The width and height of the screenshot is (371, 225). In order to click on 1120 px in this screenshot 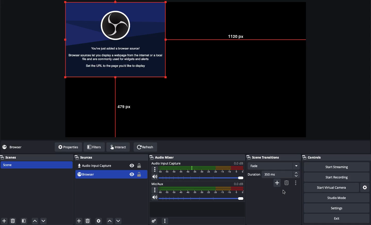, I will do `click(237, 38)`.